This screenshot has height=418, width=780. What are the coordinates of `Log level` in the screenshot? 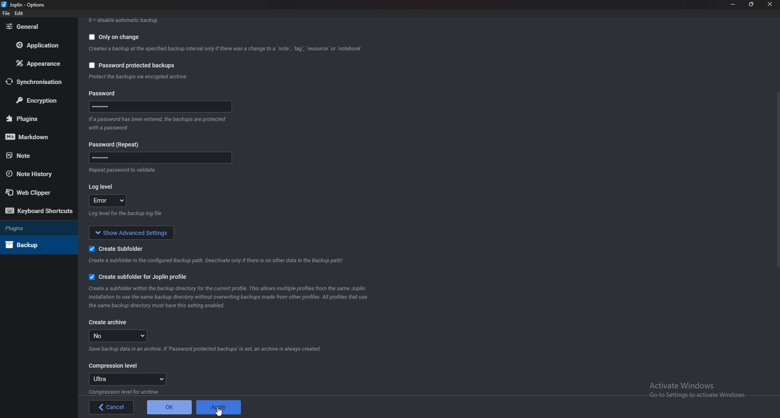 It's located at (103, 187).